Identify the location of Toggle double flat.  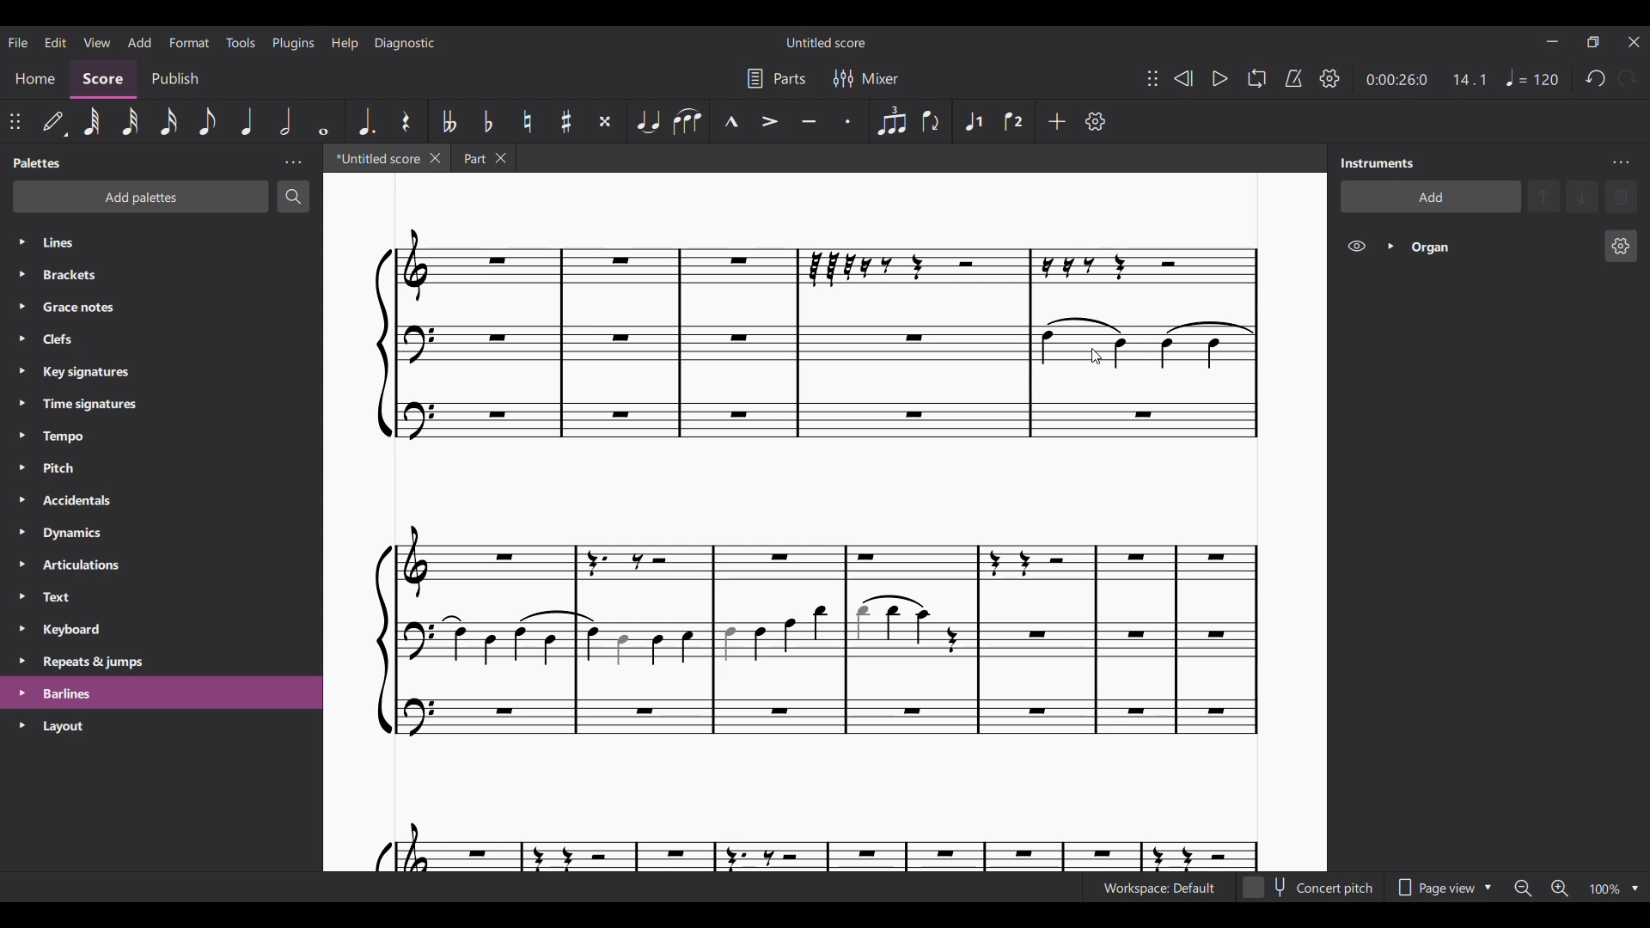
(446, 120).